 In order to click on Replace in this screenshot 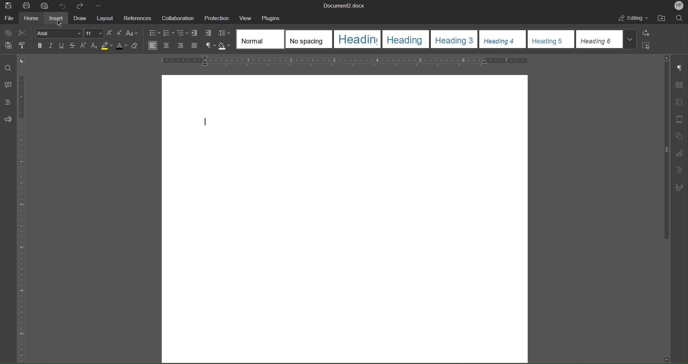, I will do `click(646, 33)`.